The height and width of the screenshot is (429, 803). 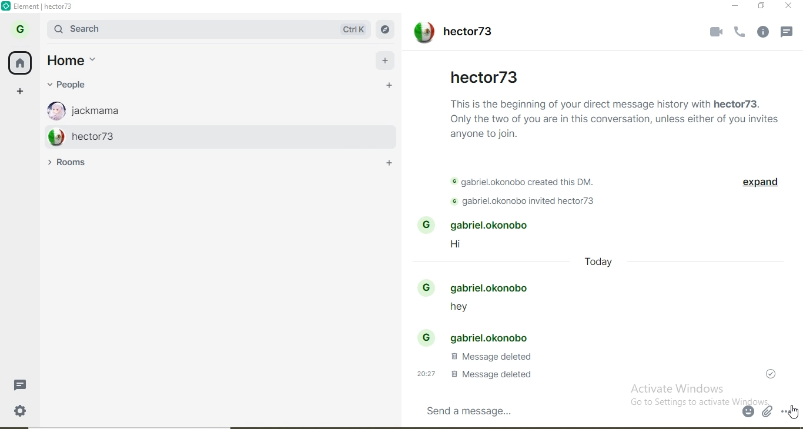 I want to click on gabriel.okonobo, so click(x=480, y=287).